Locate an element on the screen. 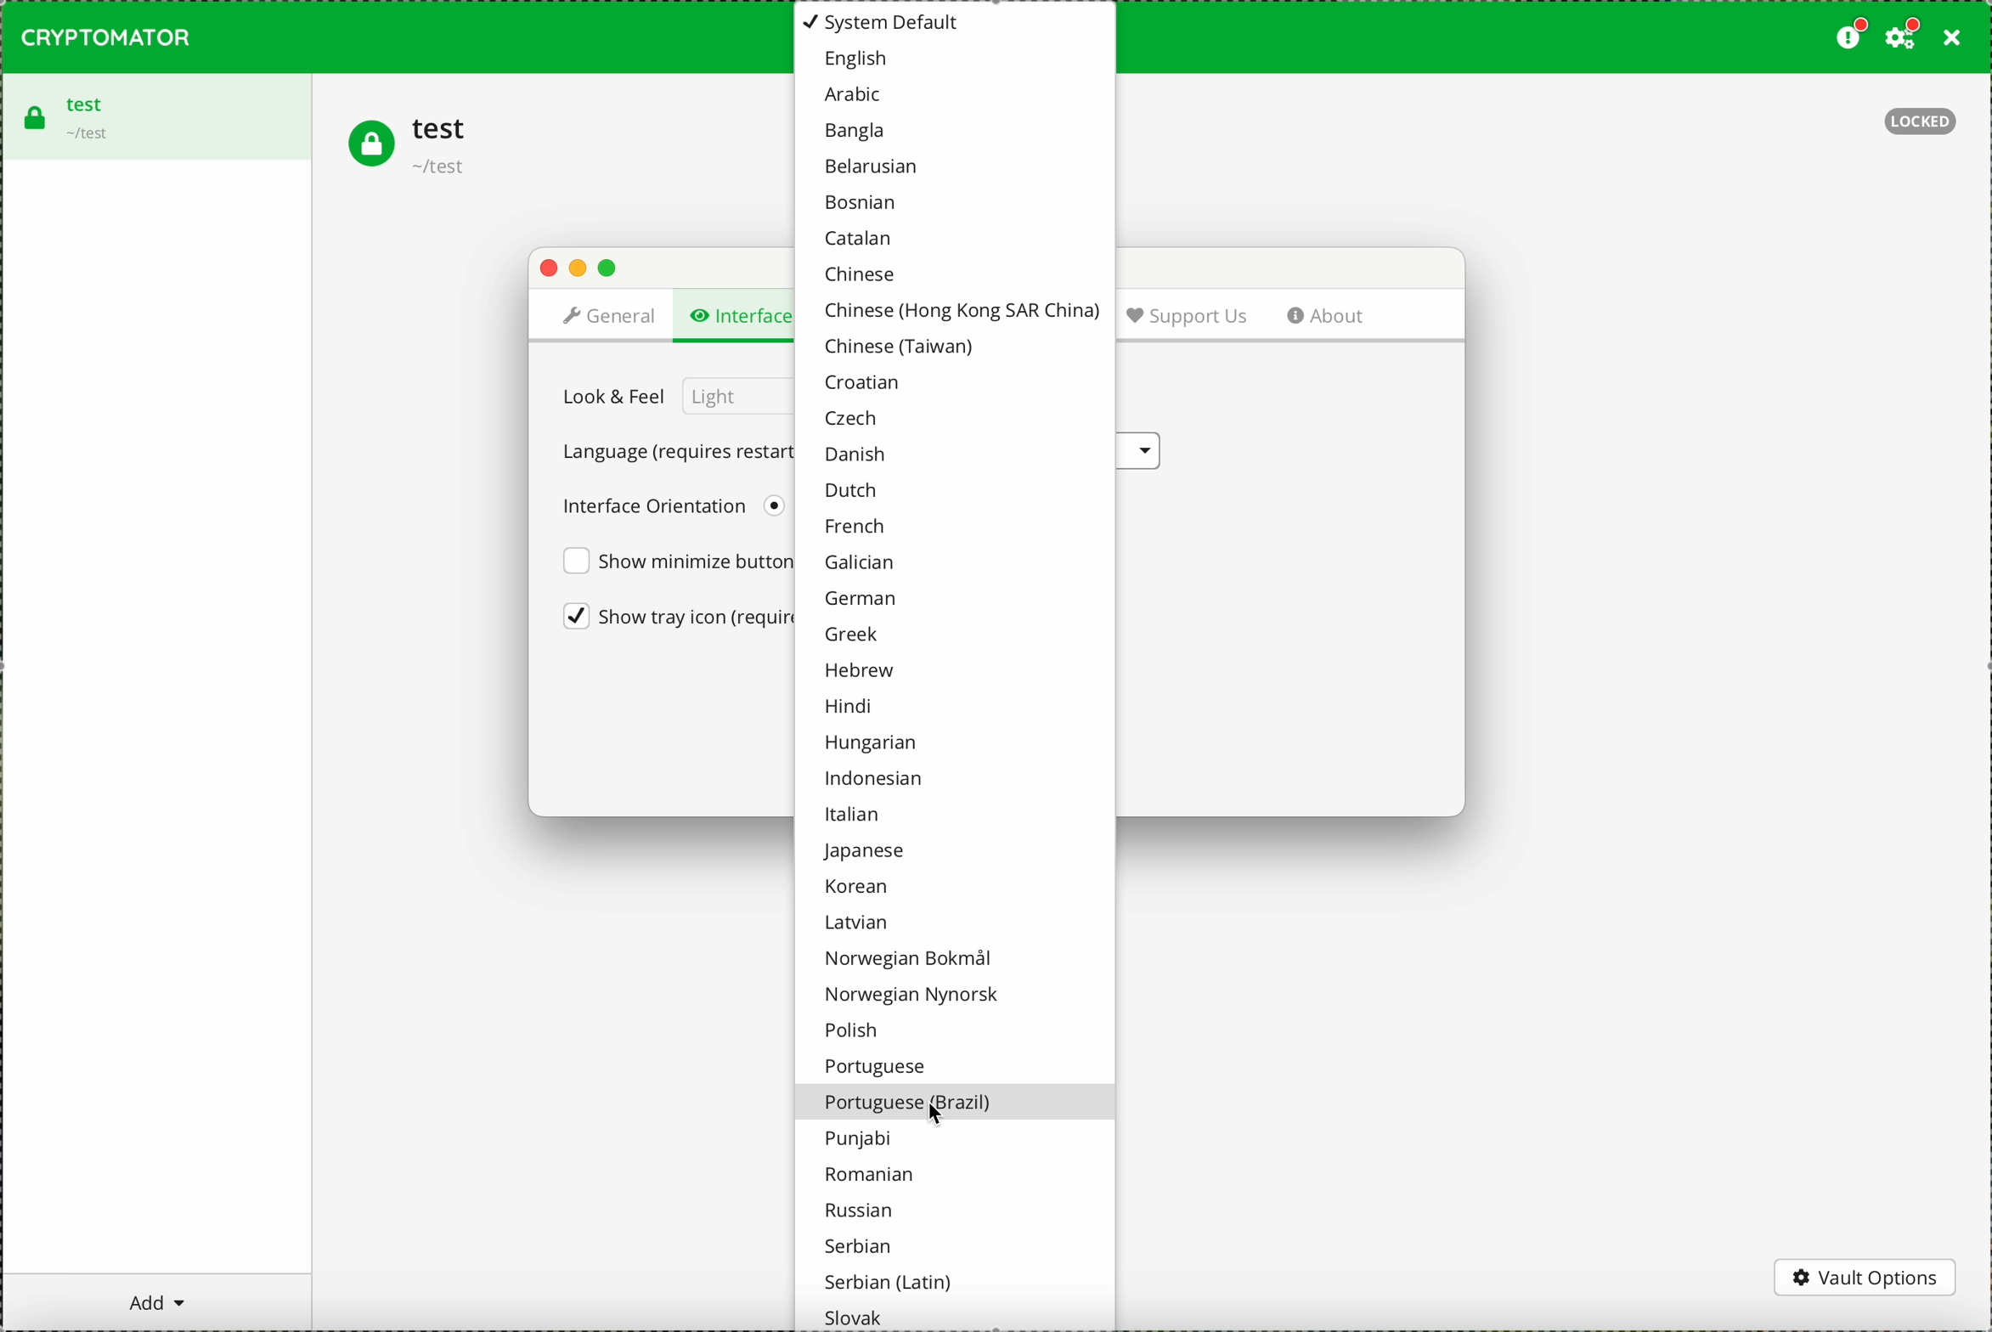  norwegian nynorsk is located at coordinates (917, 996).